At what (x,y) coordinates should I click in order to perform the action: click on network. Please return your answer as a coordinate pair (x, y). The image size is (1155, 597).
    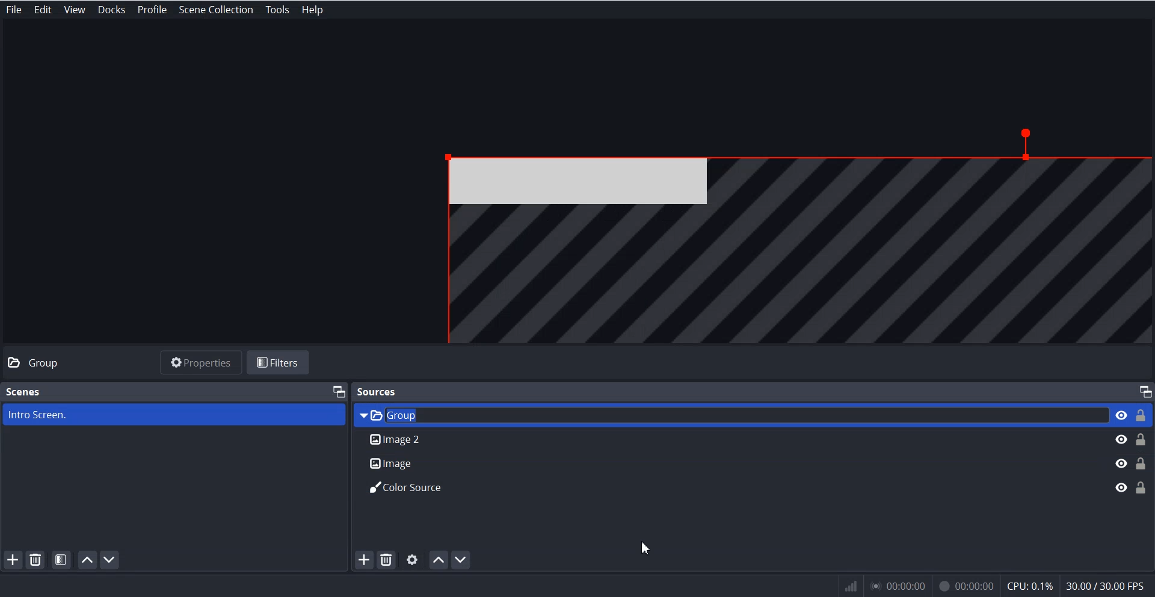
    Looking at the image, I should click on (849, 586).